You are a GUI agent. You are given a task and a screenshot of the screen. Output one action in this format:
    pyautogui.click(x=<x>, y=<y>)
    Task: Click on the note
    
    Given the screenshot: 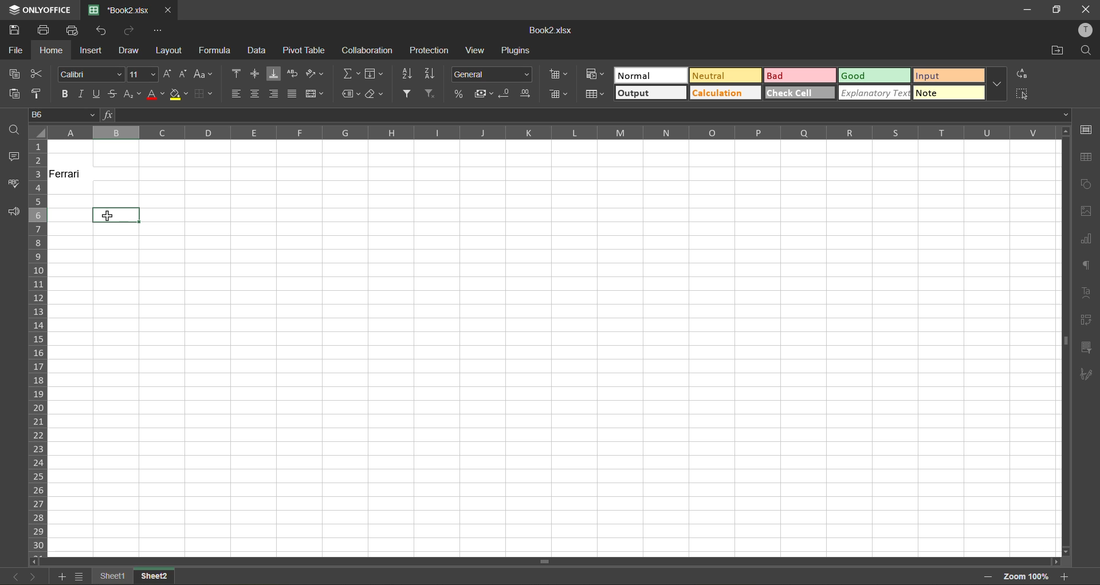 What is the action you would take?
    pyautogui.click(x=949, y=92)
    